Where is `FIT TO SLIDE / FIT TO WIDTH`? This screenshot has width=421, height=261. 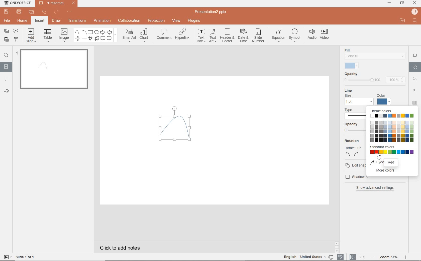 FIT TO SLIDE / FIT TO WIDTH is located at coordinates (357, 256).